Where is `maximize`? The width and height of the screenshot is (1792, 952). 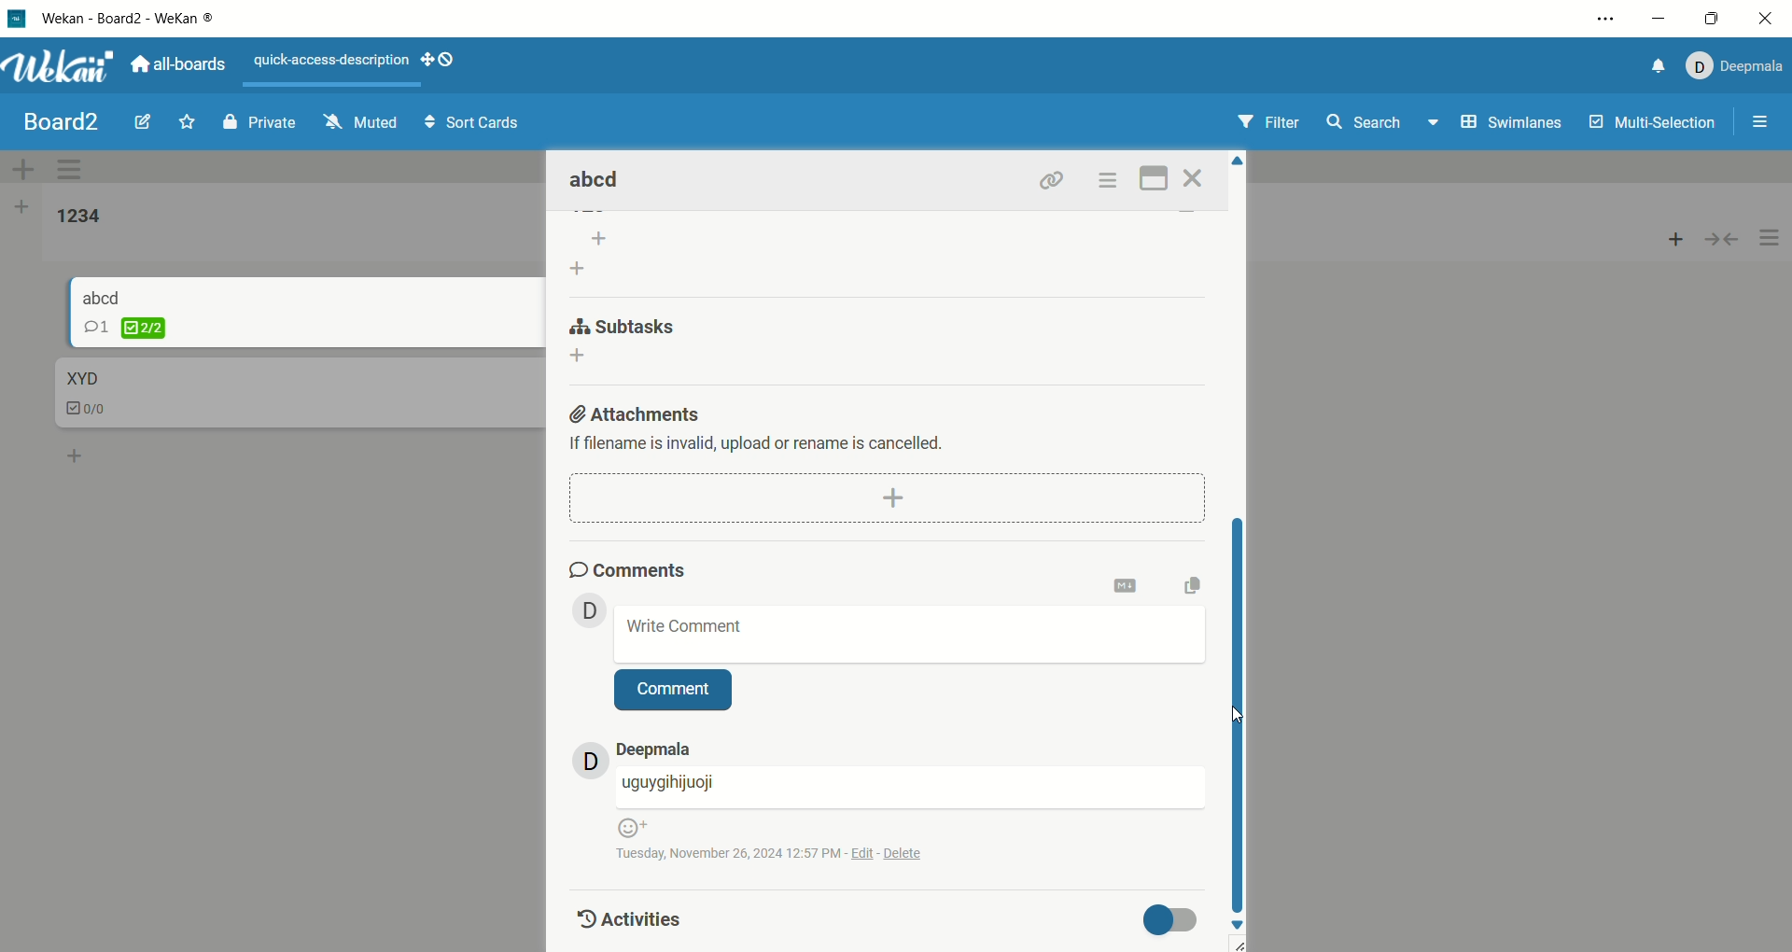 maximize is located at coordinates (1712, 21).